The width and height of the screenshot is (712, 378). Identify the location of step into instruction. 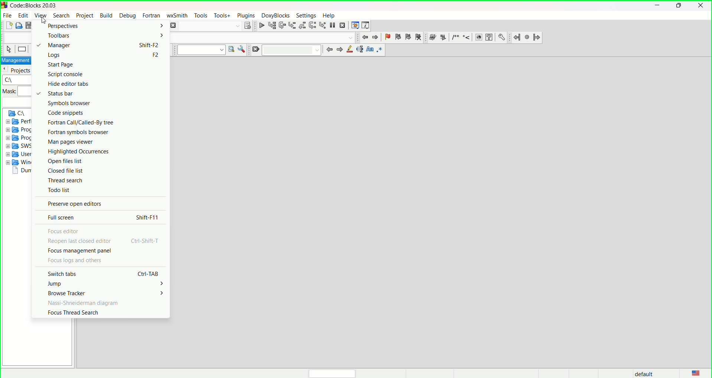
(323, 26).